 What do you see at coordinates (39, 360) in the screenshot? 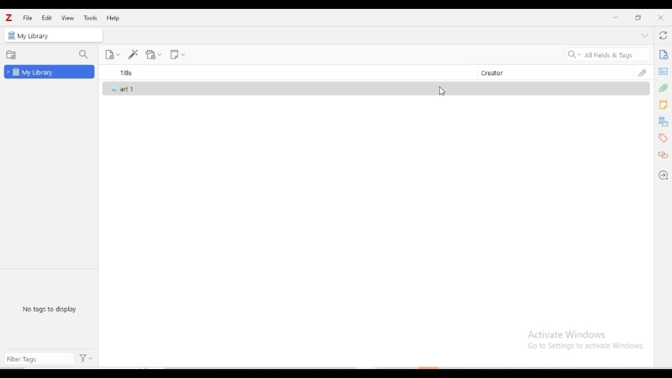
I see `filter tags` at bounding box center [39, 360].